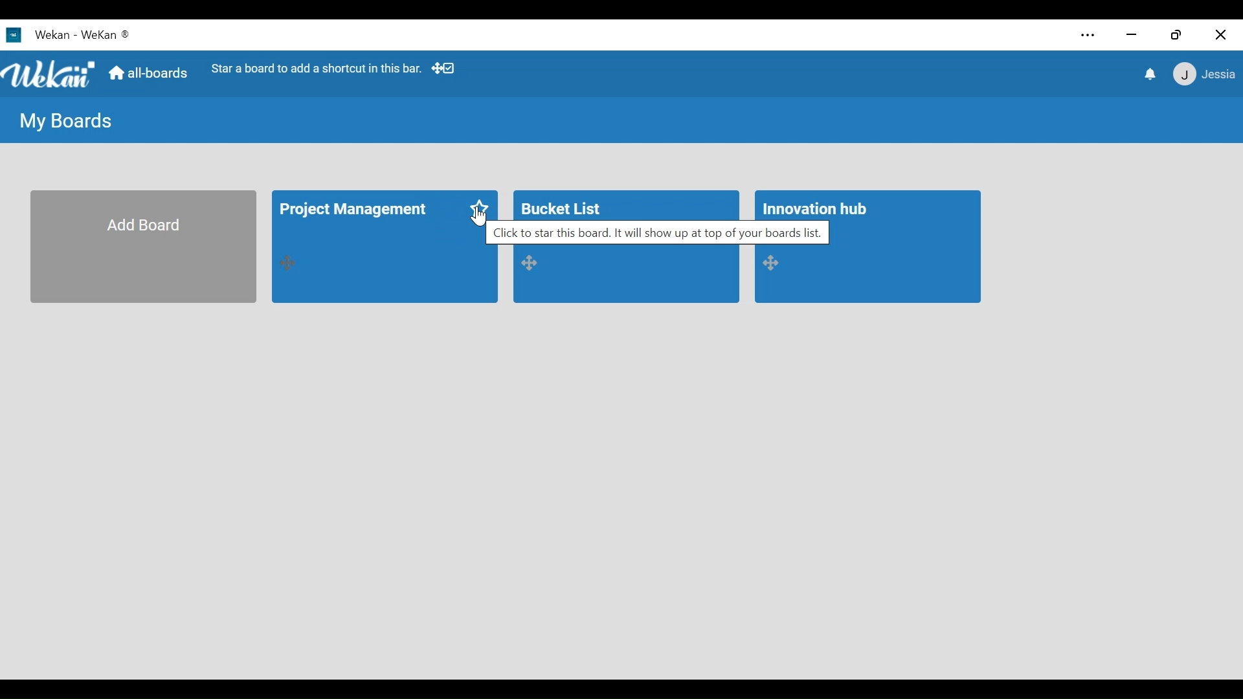 This screenshot has height=699, width=1243. I want to click on settings and more, so click(1086, 36).